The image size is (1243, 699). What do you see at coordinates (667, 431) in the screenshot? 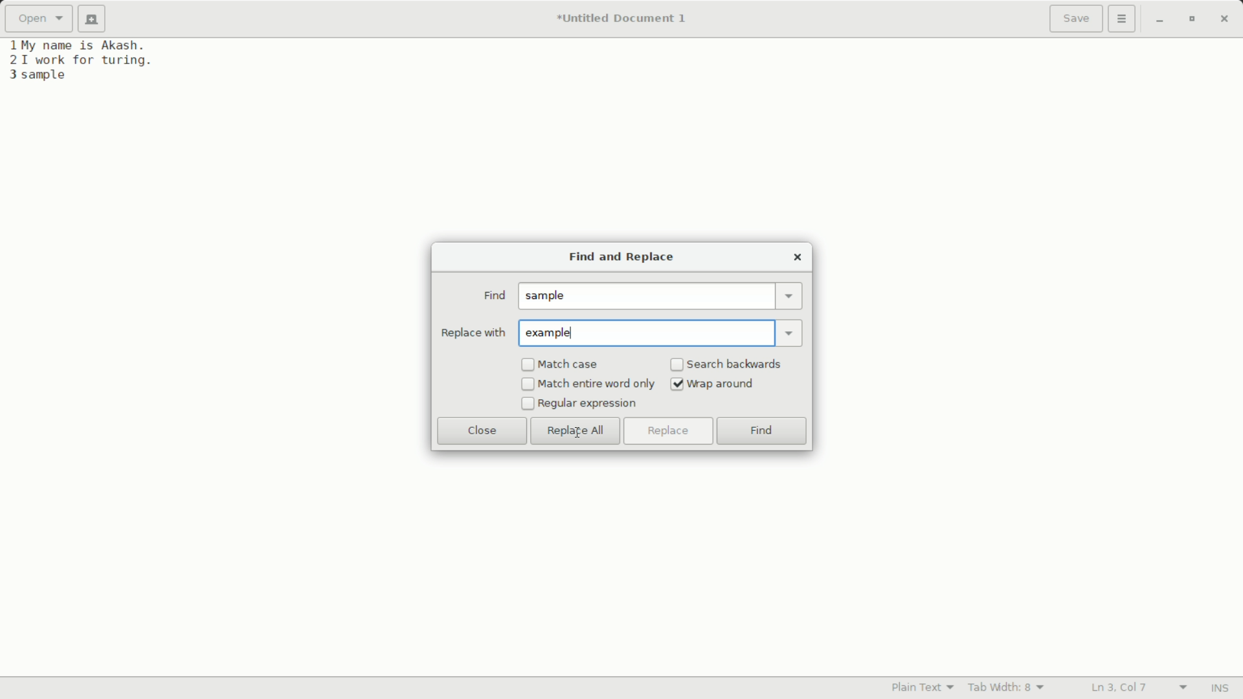
I see `replace` at bounding box center [667, 431].